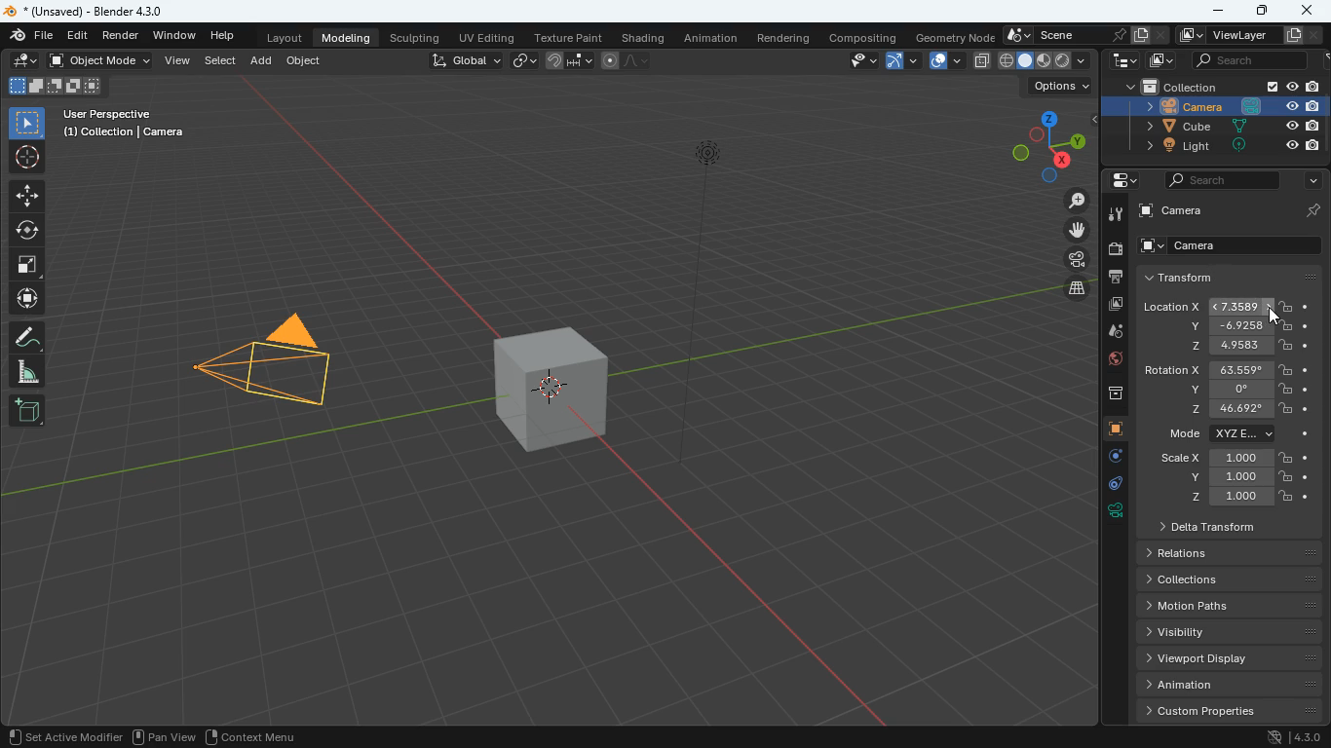 The width and height of the screenshot is (1331, 748). What do you see at coordinates (1075, 262) in the screenshot?
I see `film` at bounding box center [1075, 262].